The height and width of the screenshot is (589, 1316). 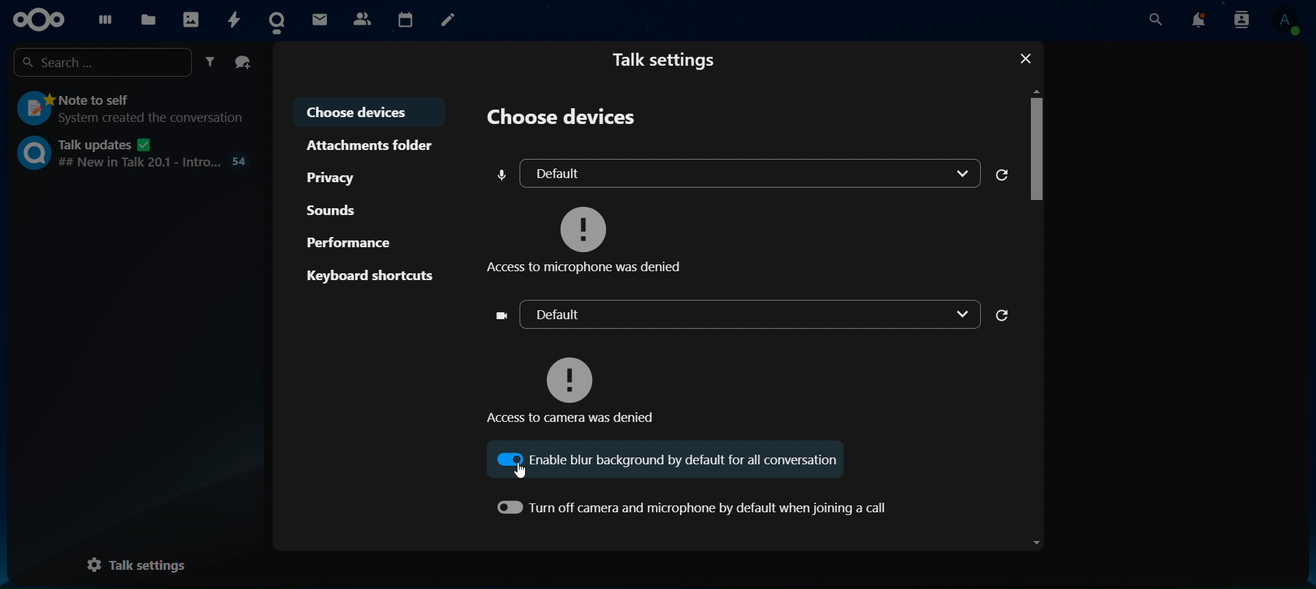 What do you see at coordinates (134, 564) in the screenshot?
I see `talk settings` at bounding box center [134, 564].